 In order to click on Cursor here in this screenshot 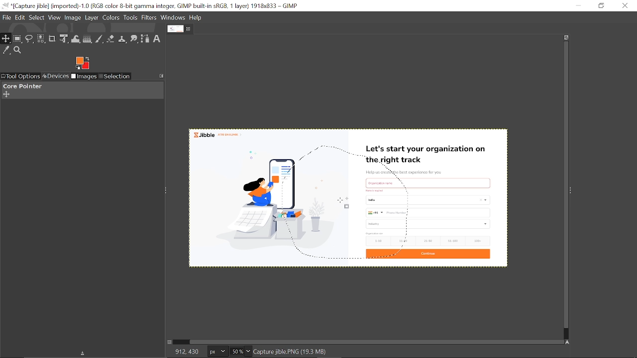, I will do `click(344, 201)`.